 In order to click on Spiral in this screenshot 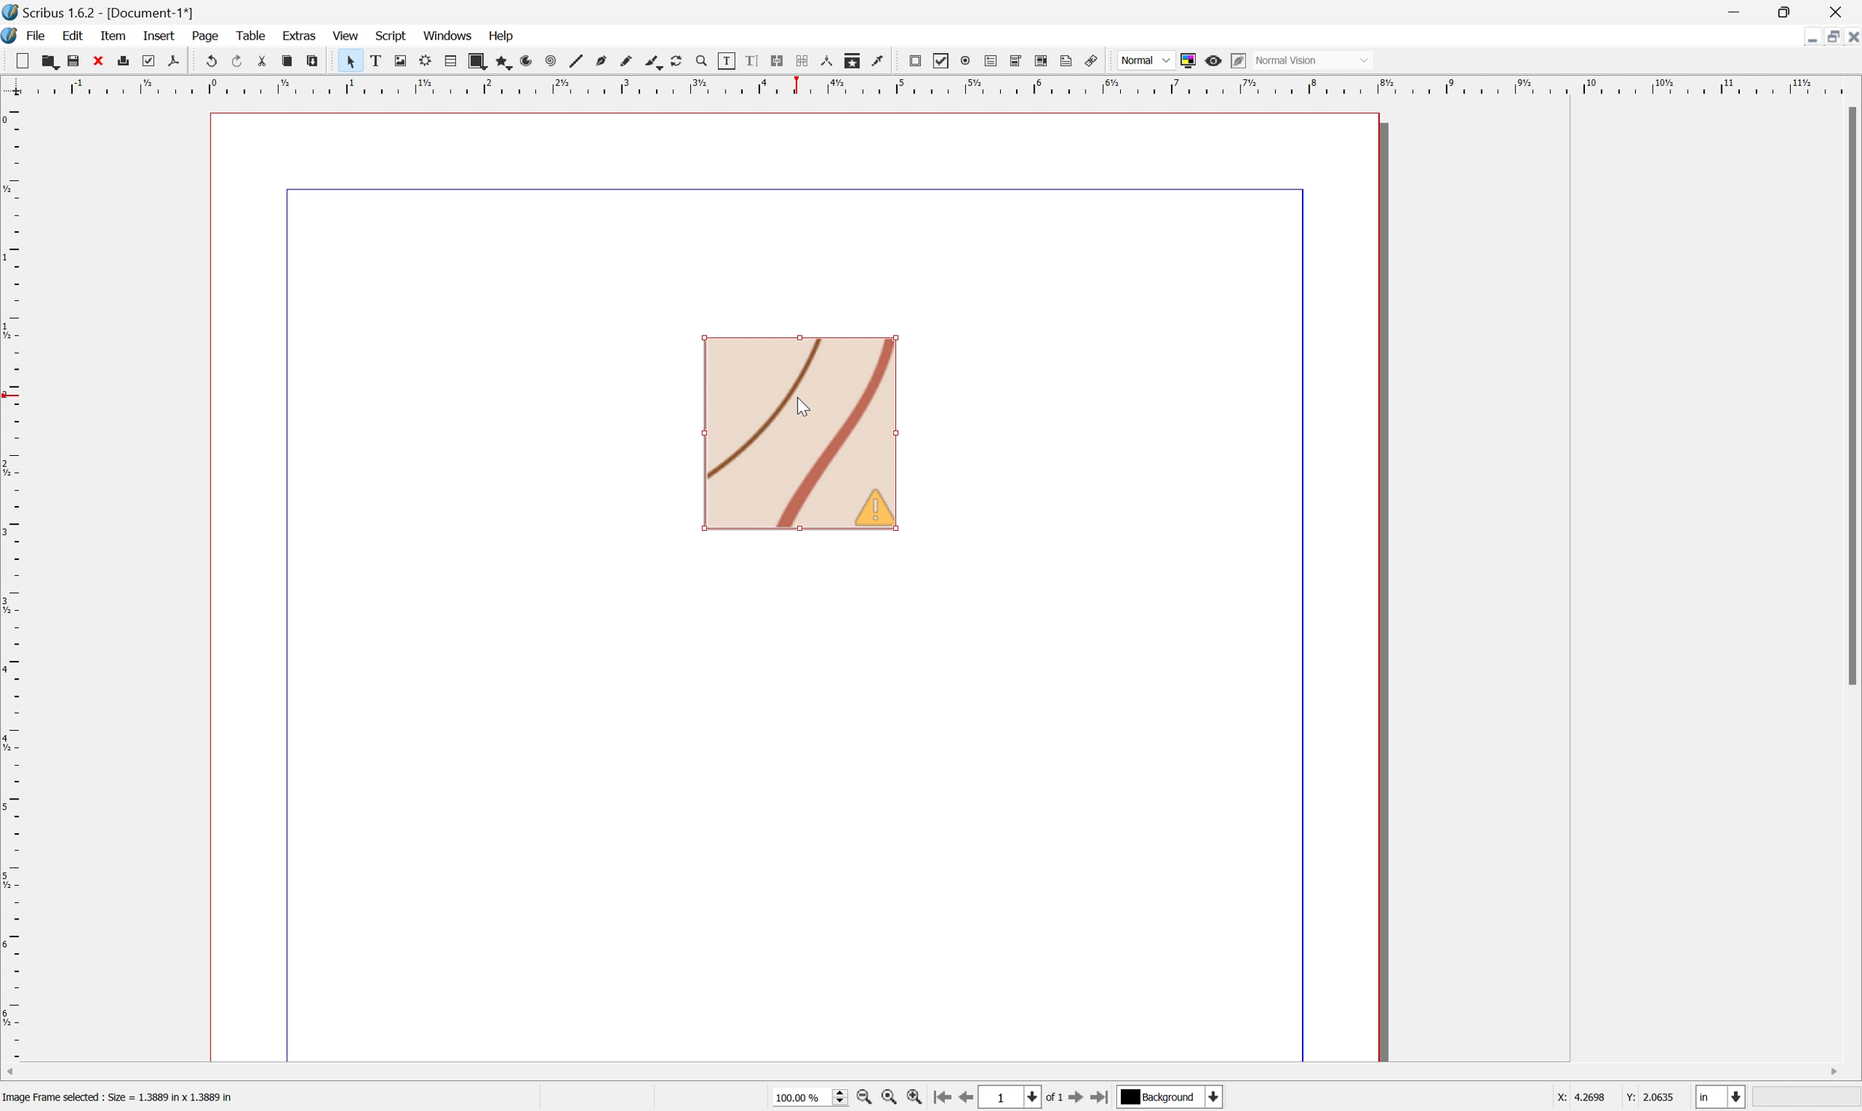, I will do `click(557, 62)`.